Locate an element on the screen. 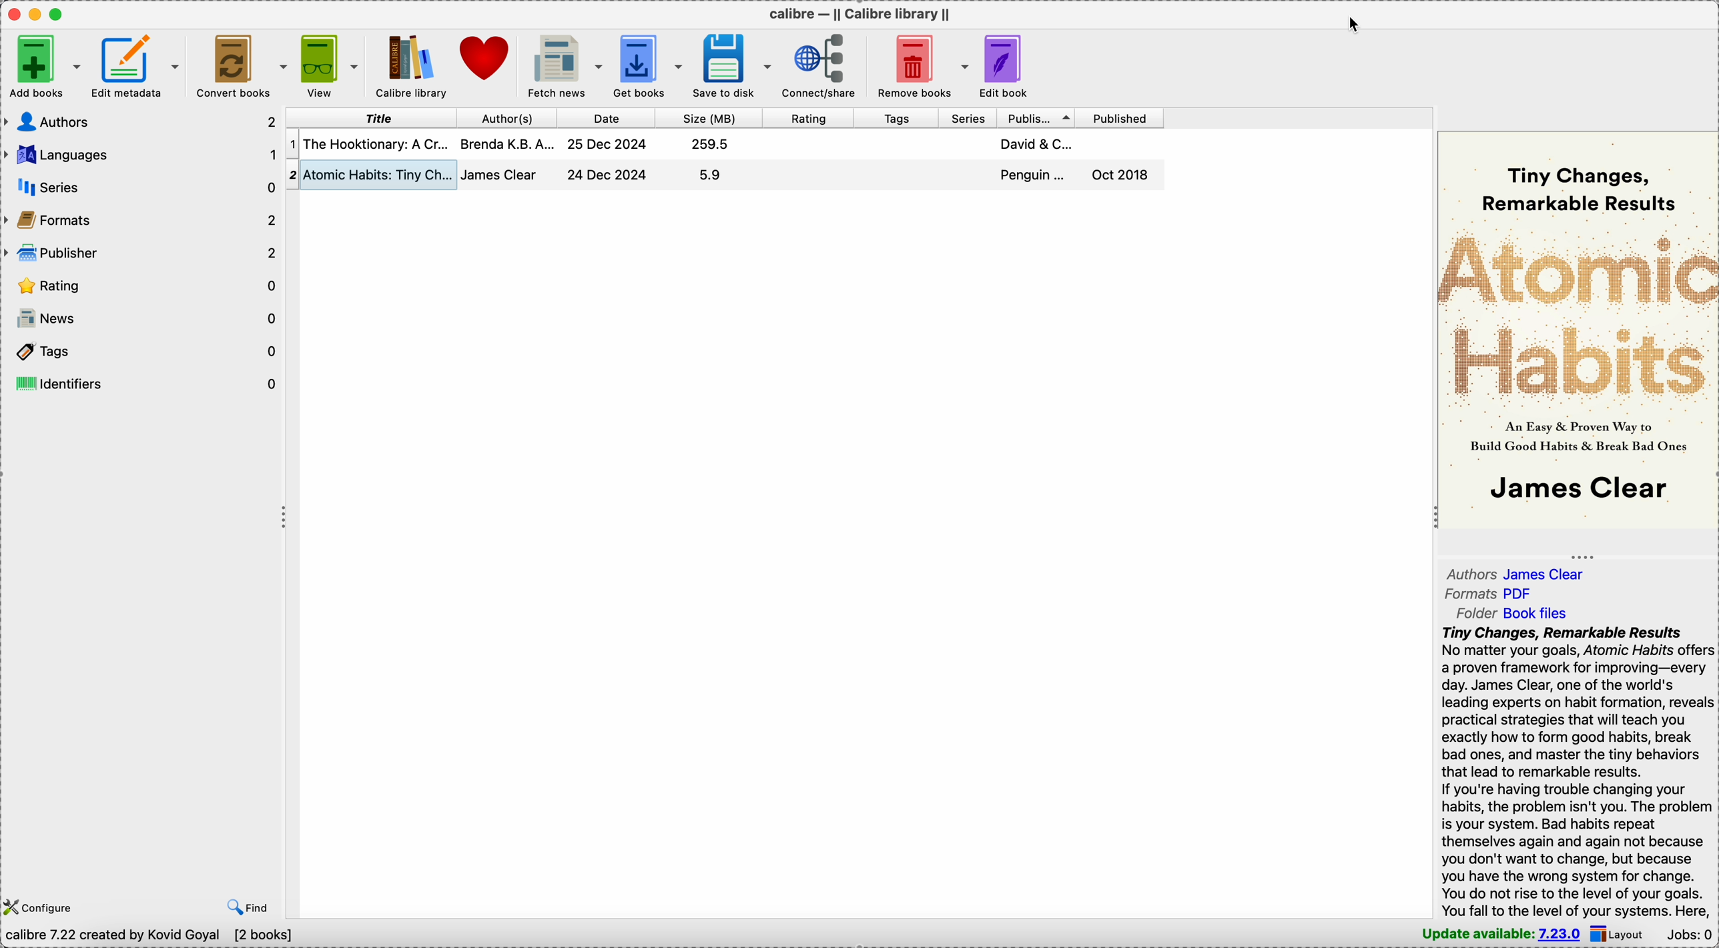  david & C... is located at coordinates (1033, 144).